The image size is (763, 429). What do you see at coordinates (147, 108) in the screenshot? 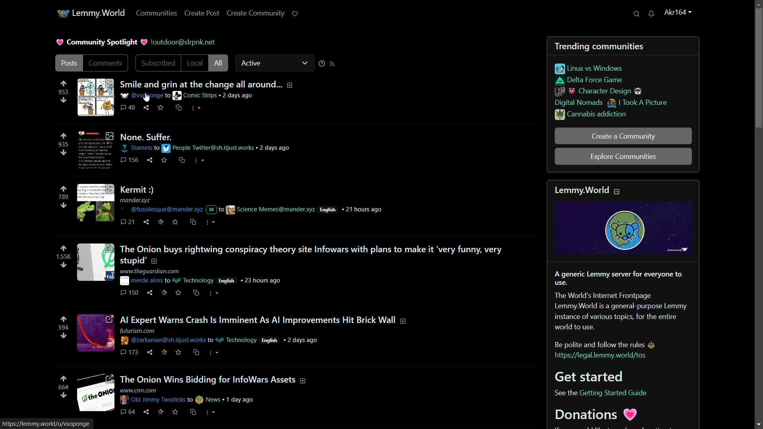
I see `share` at bounding box center [147, 108].